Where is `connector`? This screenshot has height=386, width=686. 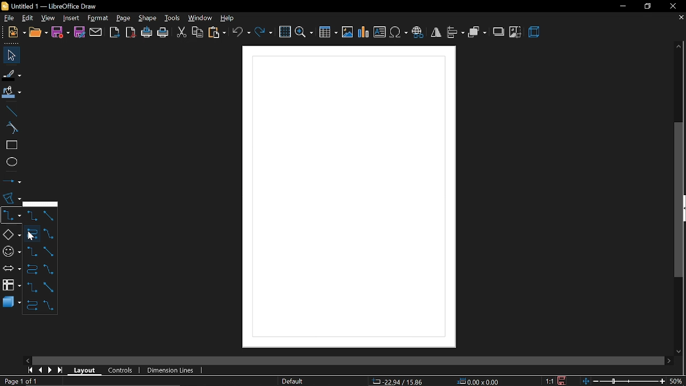
connector is located at coordinates (10, 214).